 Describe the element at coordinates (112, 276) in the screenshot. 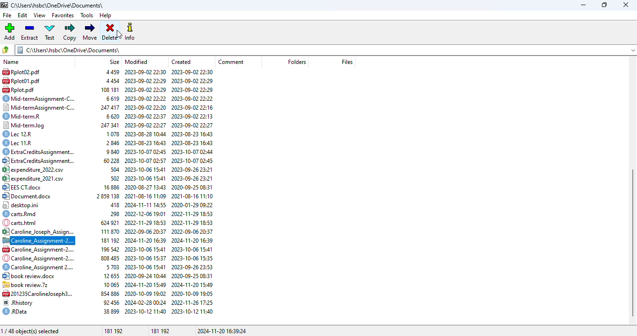

I see `12655` at that location.